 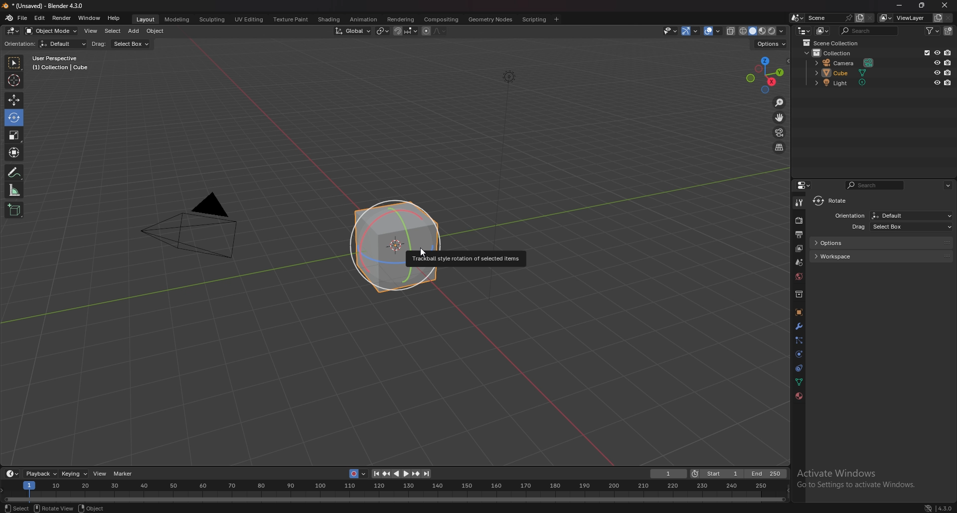 I want to click on editor type, so click(x=12, y=473).